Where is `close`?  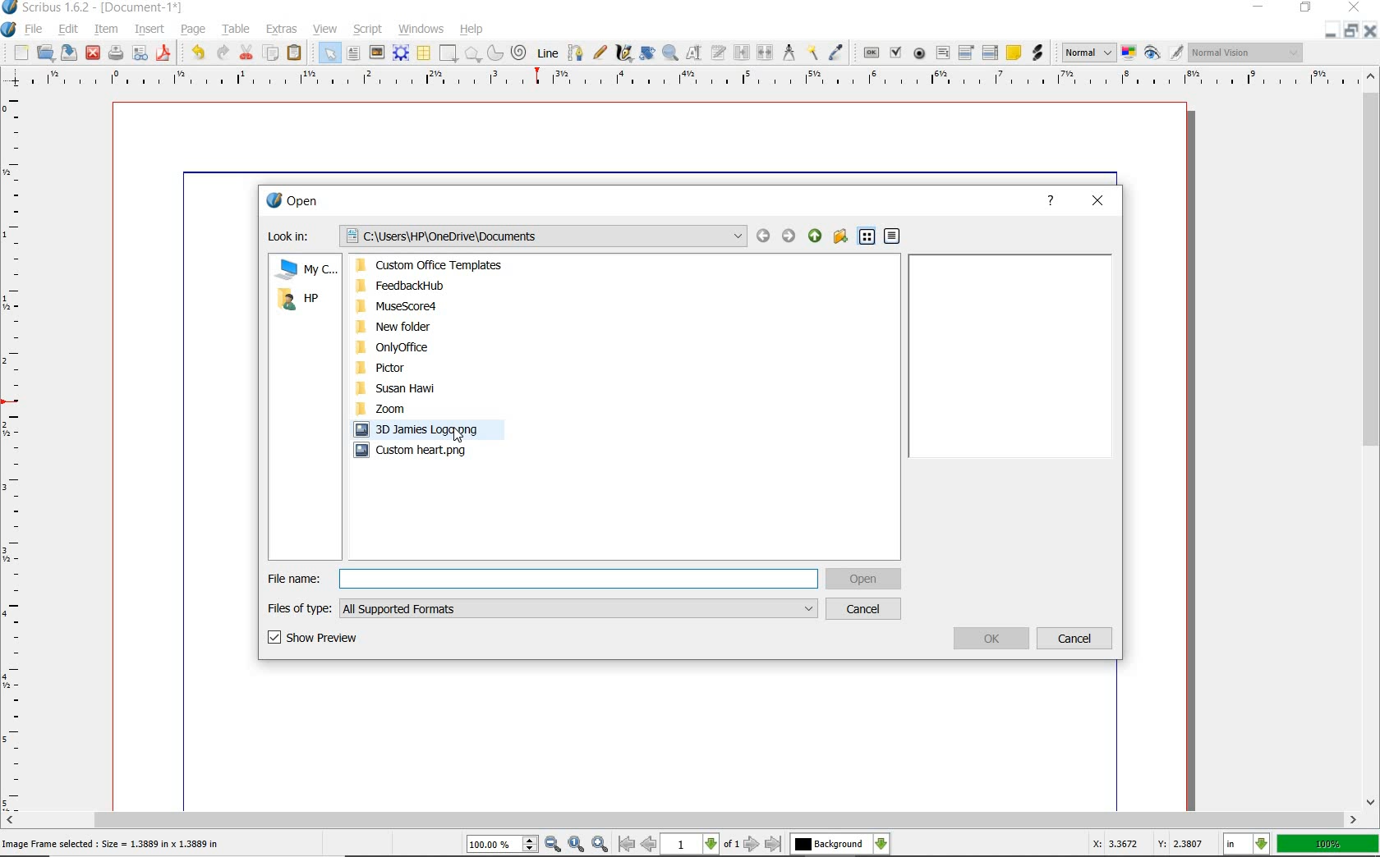 close is located at coordinates (93, 53).